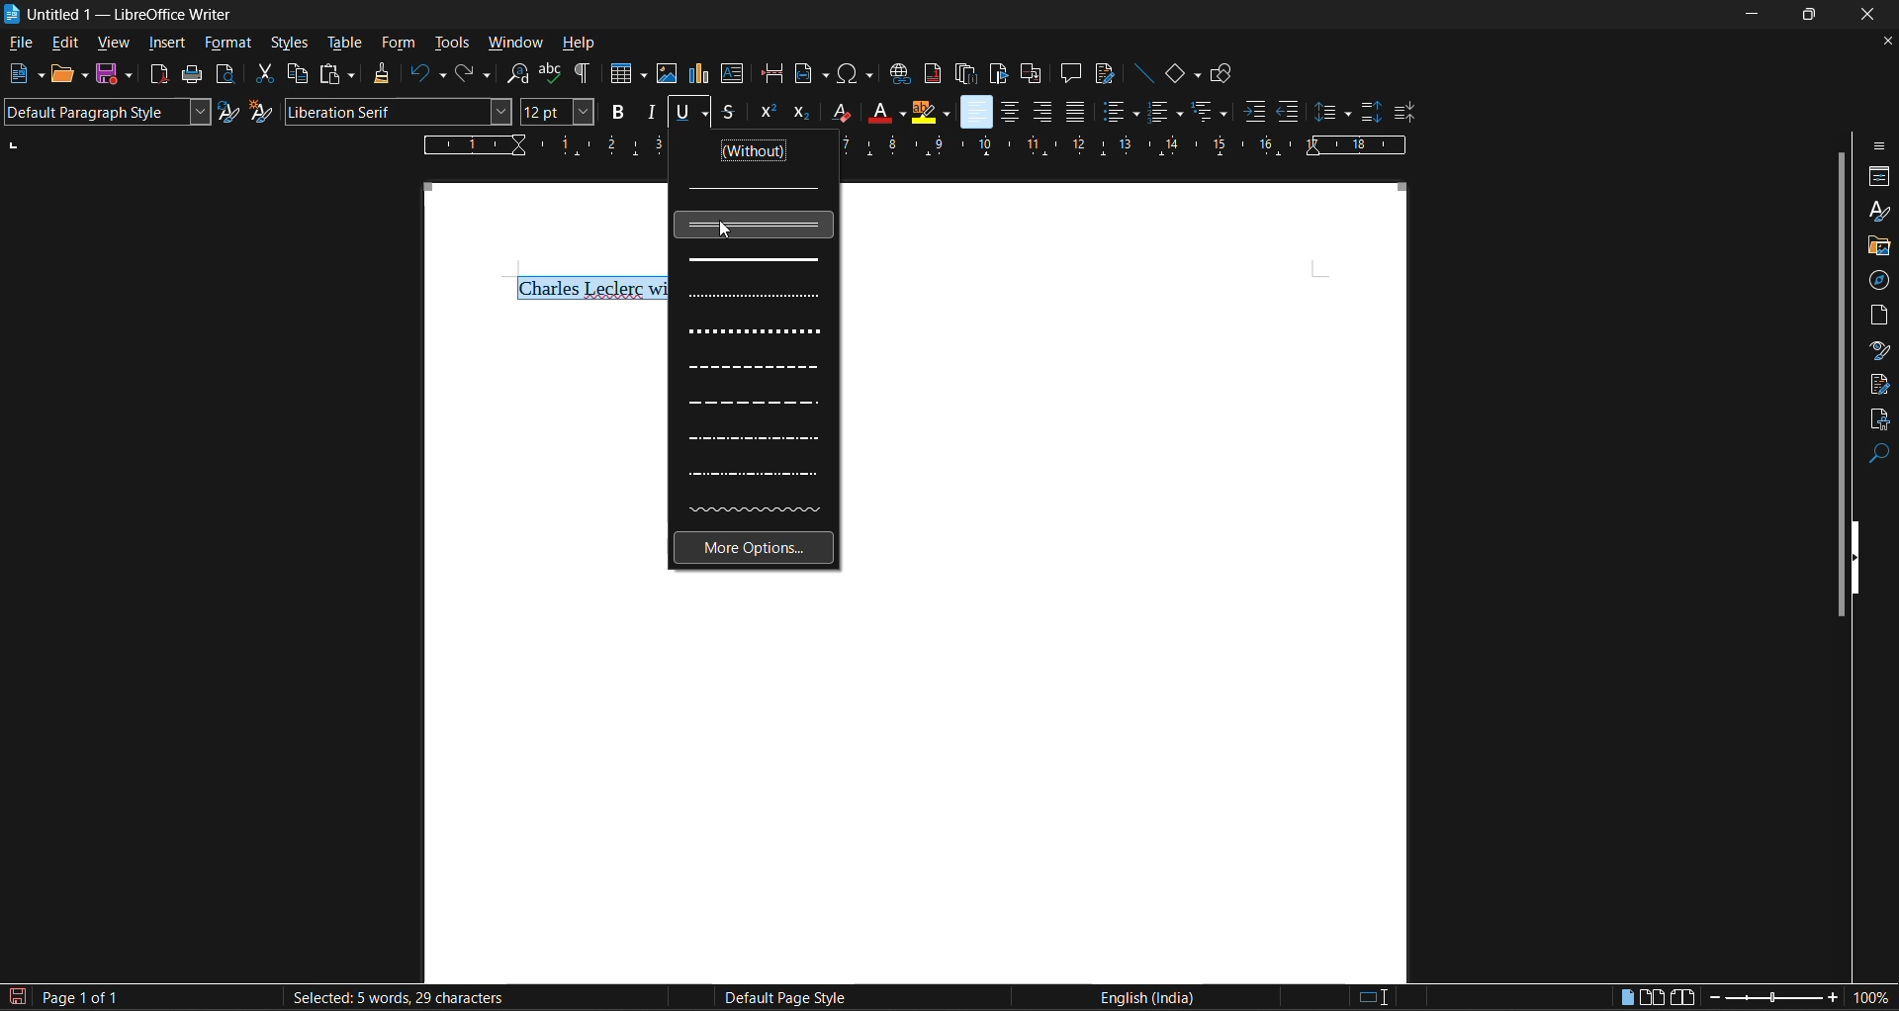  Describe the element at coordinates (291, 45) in the screenshot. I see `styles` at that location.